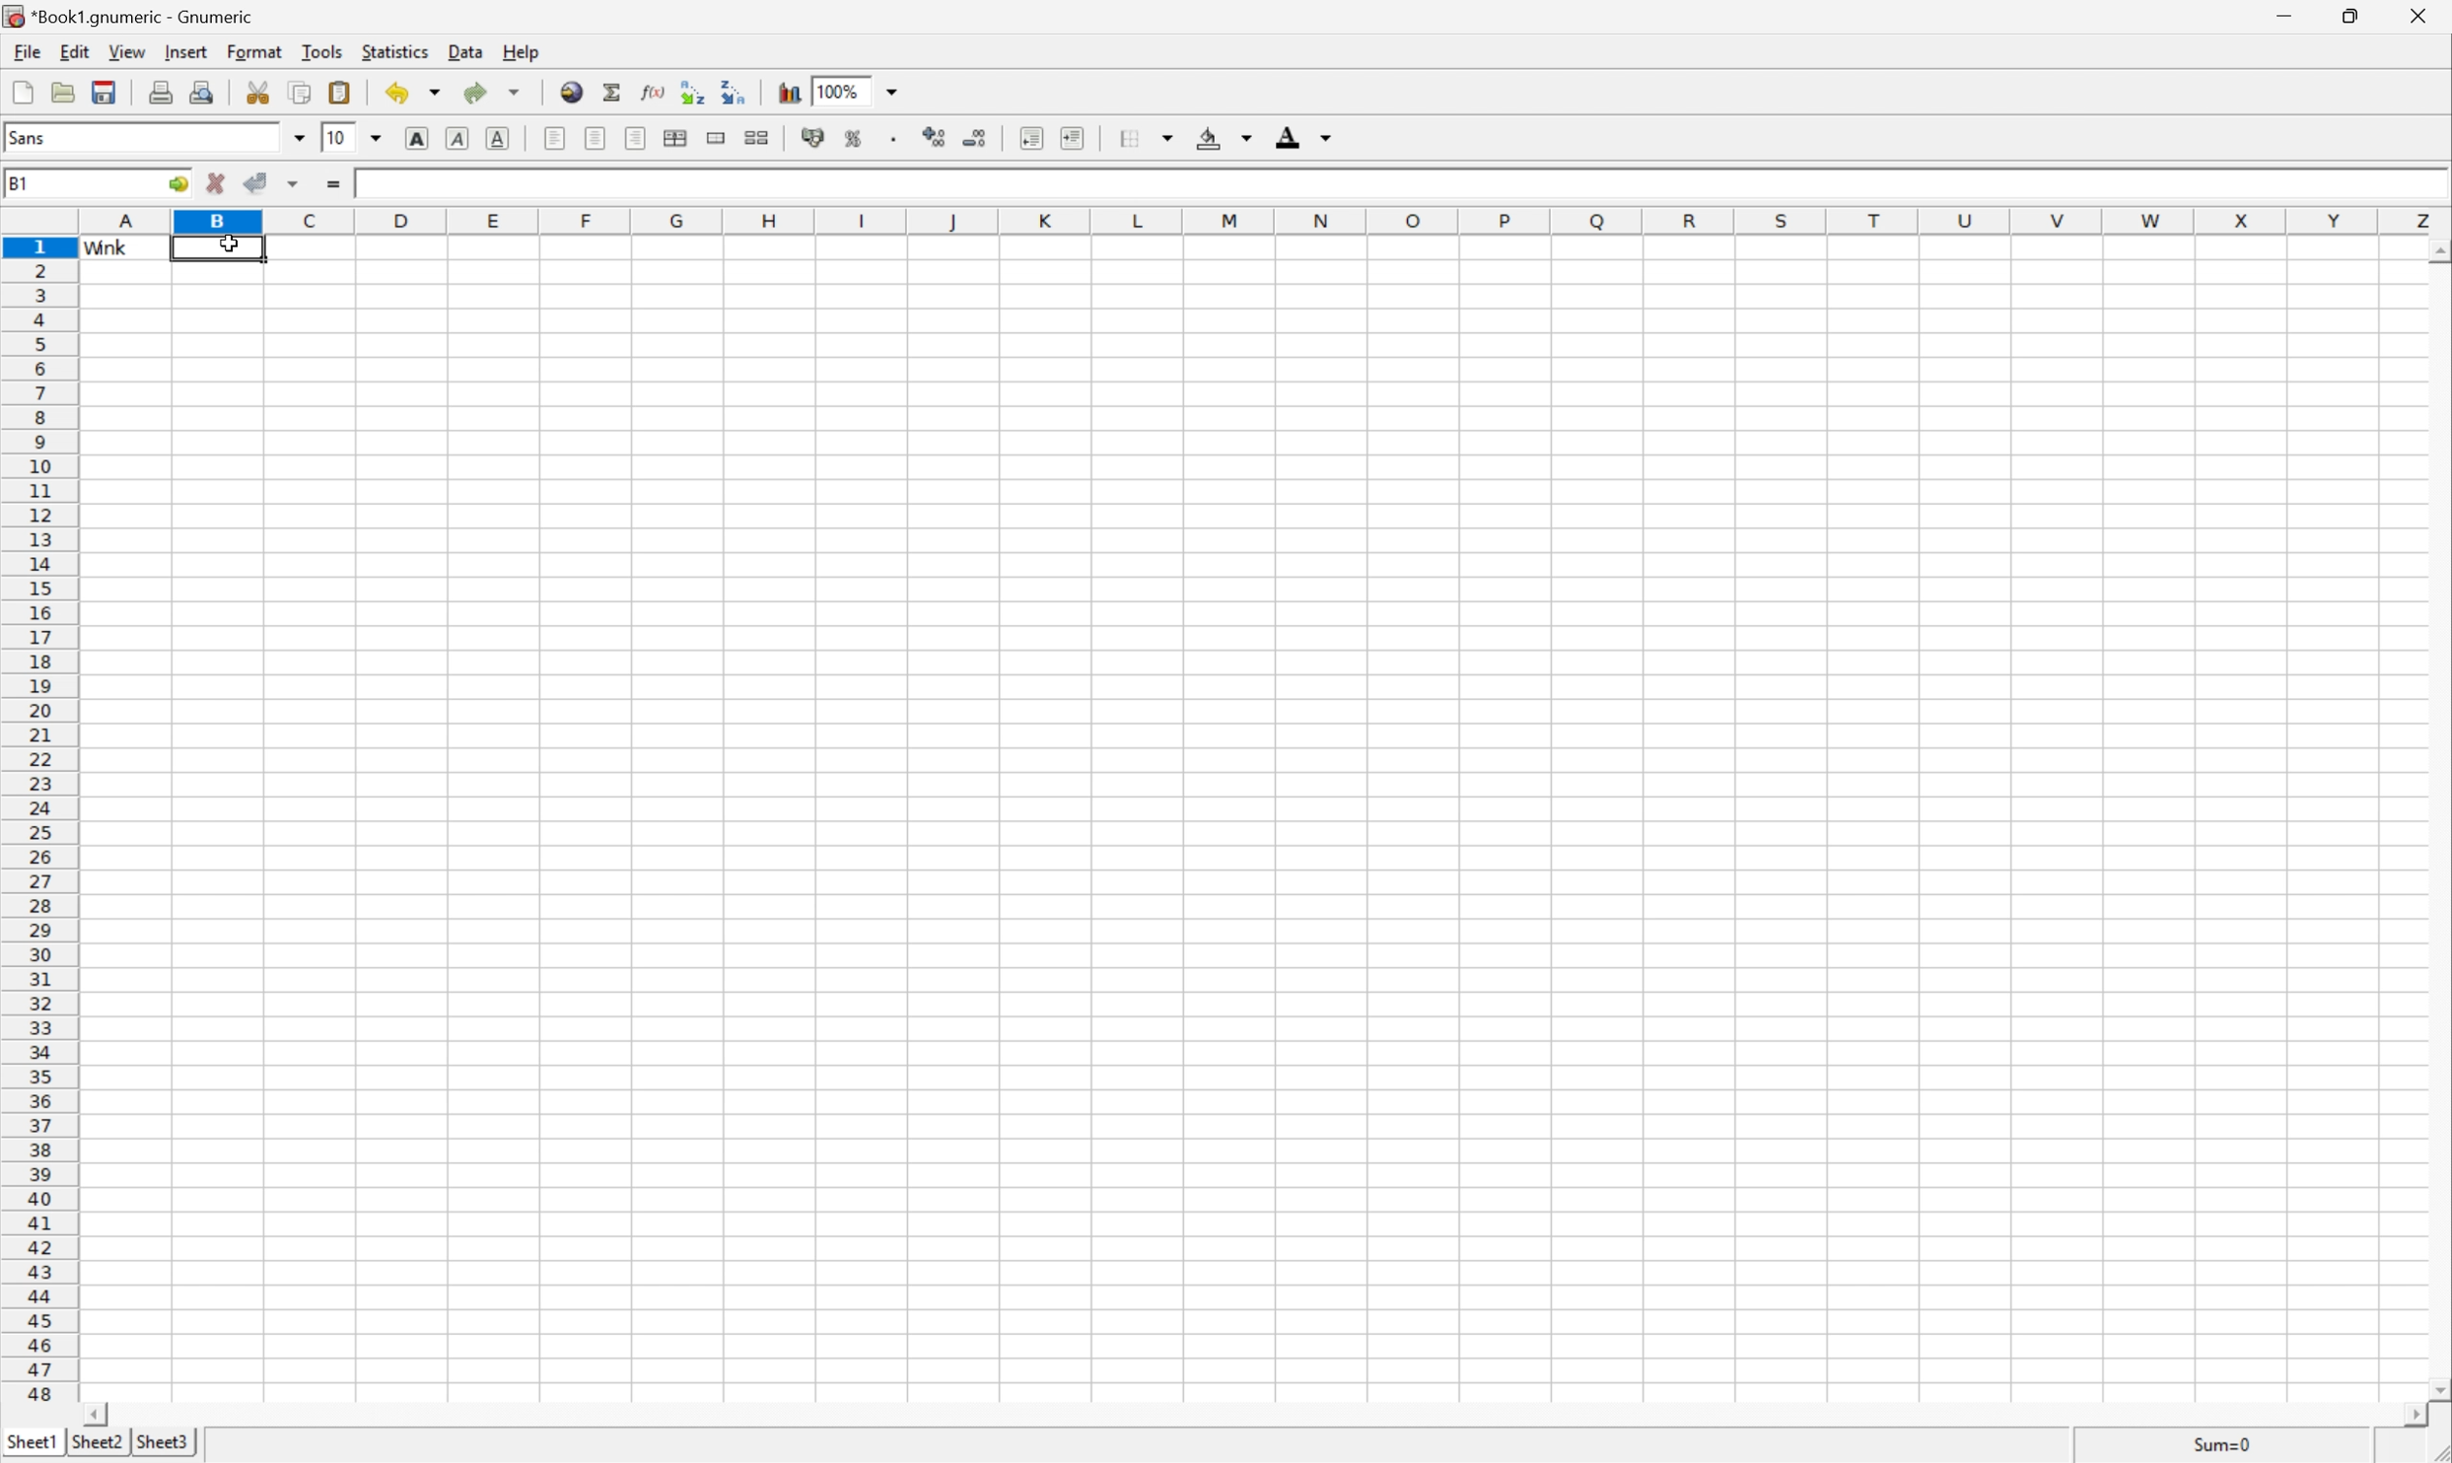  Describe the element at coordinates (759, 138) in the screenshot. I see `split merged ranges of cells` at that location.